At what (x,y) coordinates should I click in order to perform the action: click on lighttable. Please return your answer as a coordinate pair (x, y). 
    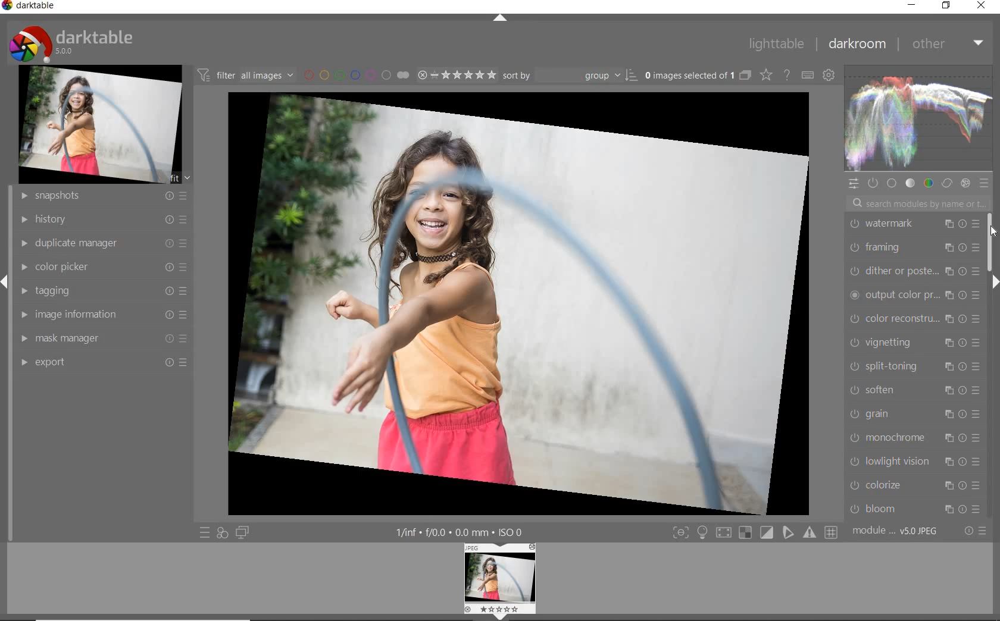
    Looking at the image, I should click on (776, 45).